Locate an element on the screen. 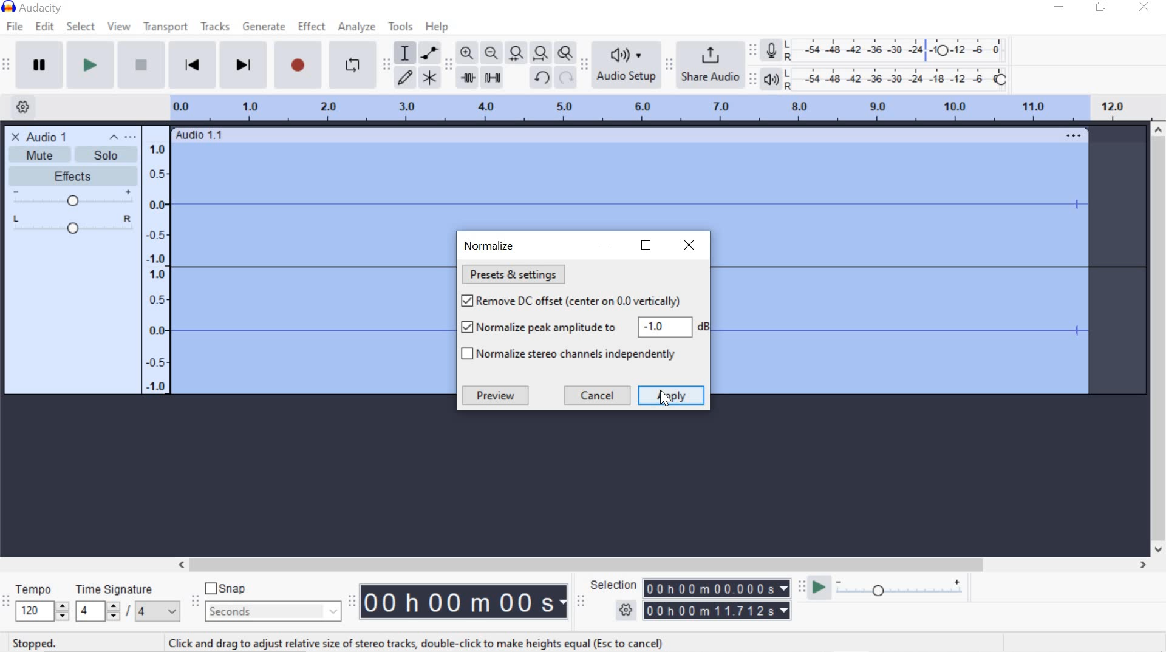 This screenshot has height=652, width=1166. restore down is located at coordinates (647, 246).